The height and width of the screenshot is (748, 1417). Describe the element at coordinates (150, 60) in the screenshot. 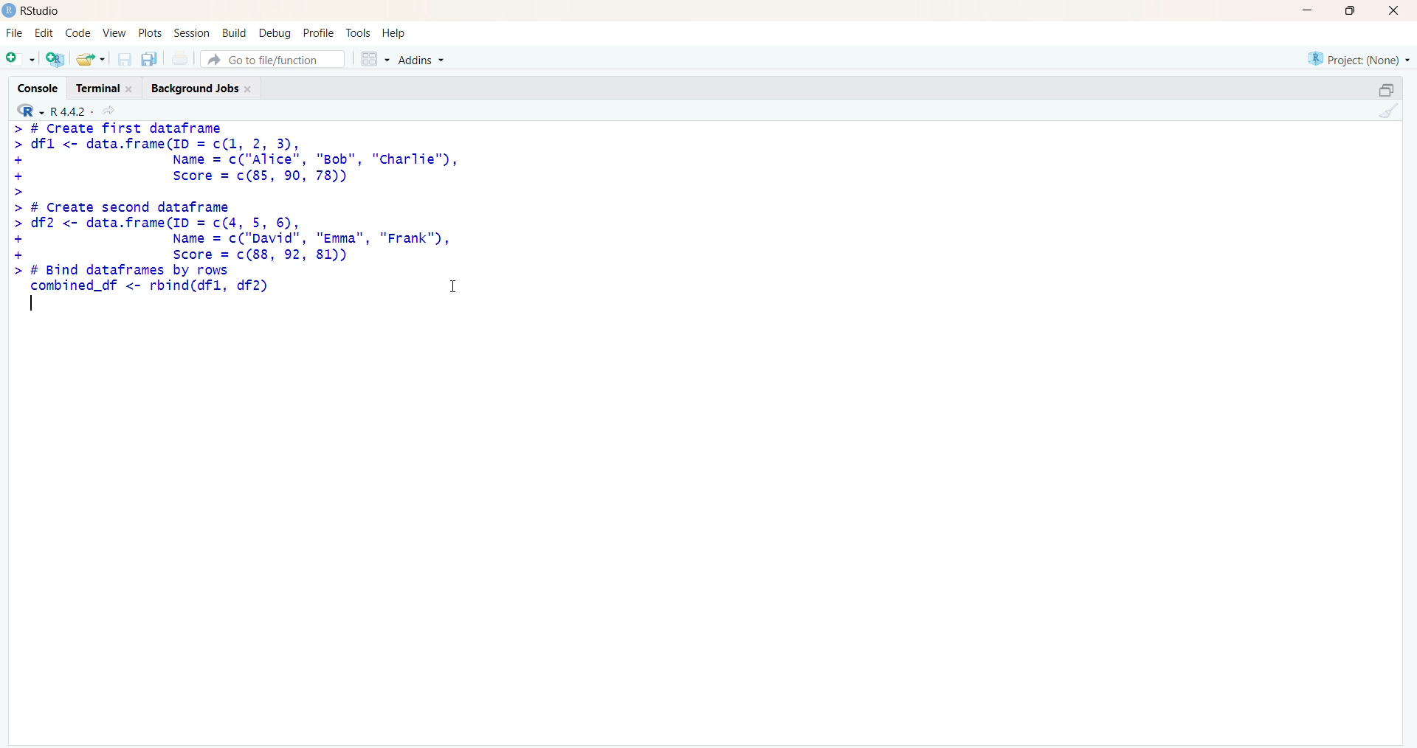

I see `save all open document` at that location.